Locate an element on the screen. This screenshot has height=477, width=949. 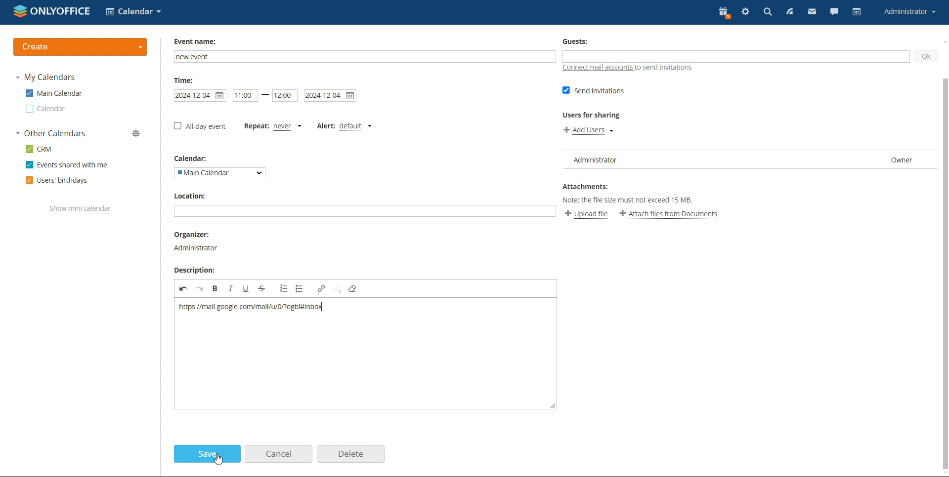
bold is located at coordinates (216, 289).